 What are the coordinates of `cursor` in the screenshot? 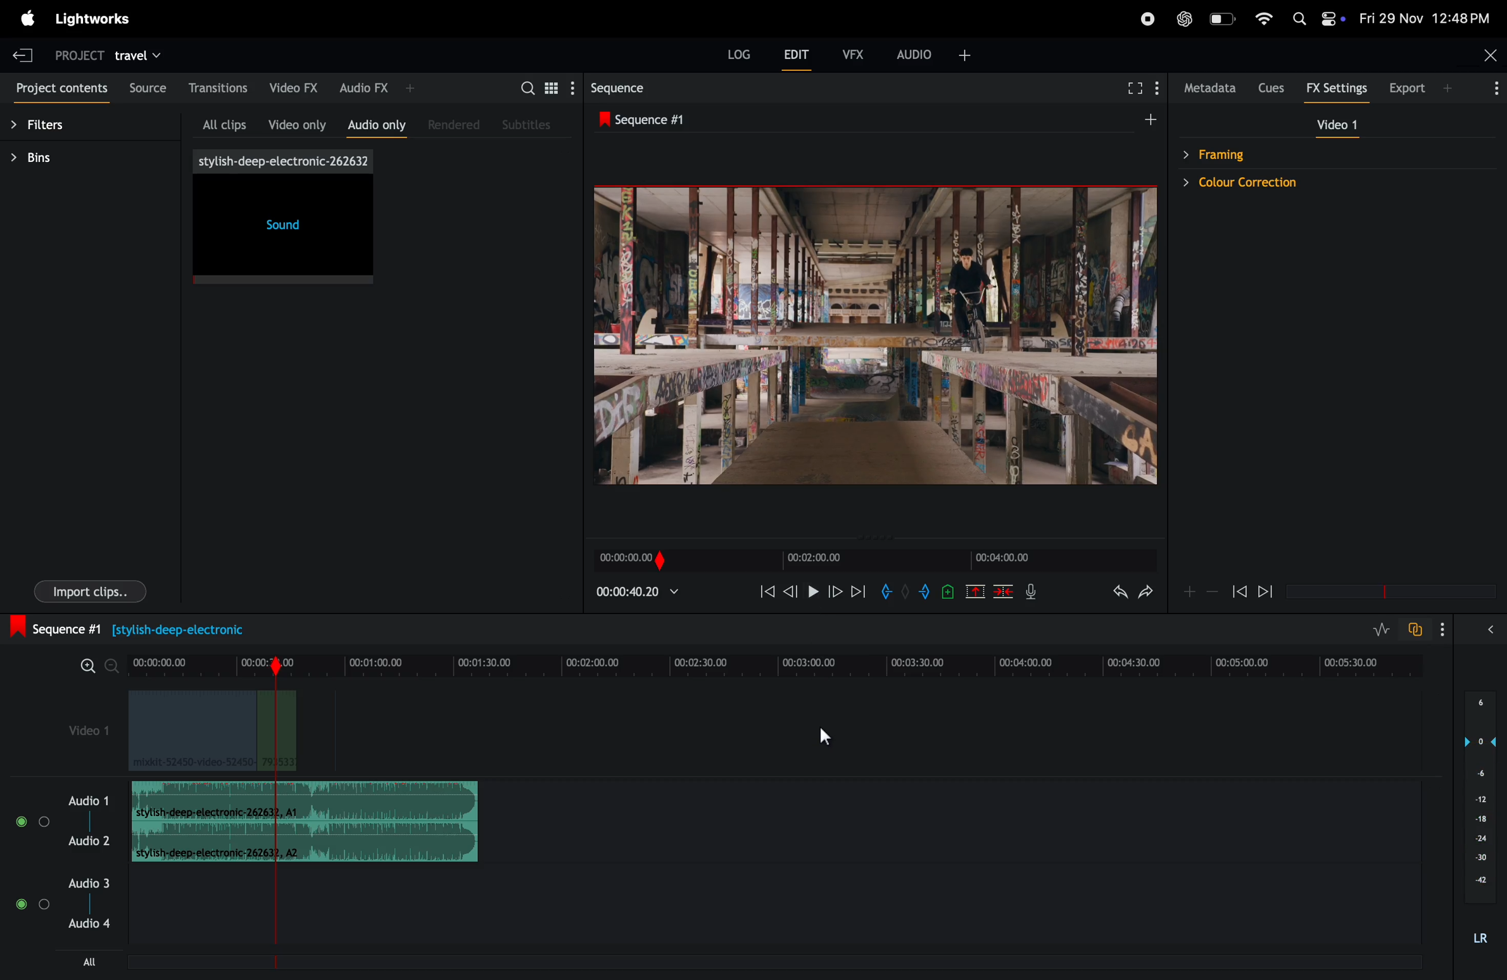 It's located at (828, 736).